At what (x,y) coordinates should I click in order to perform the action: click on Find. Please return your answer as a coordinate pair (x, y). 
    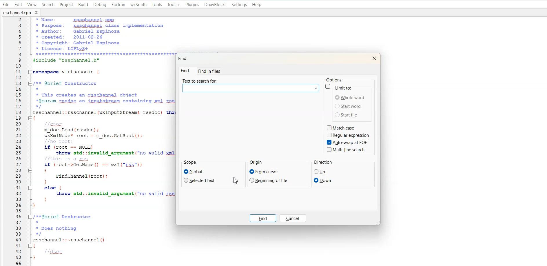
    Looking at the image, I should click on (183, 59).